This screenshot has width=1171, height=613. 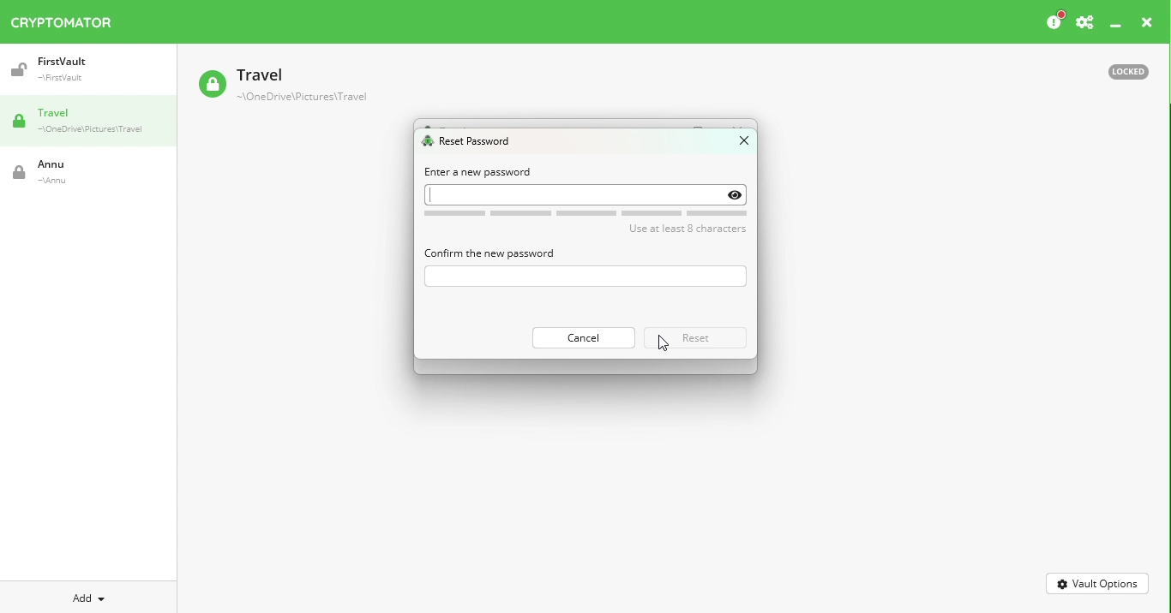 I want to click on Reset, so click(x=697, y=337).